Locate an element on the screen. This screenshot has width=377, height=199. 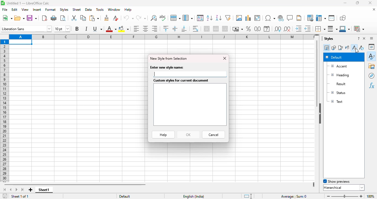
styles is located at coordinates (328, 38).